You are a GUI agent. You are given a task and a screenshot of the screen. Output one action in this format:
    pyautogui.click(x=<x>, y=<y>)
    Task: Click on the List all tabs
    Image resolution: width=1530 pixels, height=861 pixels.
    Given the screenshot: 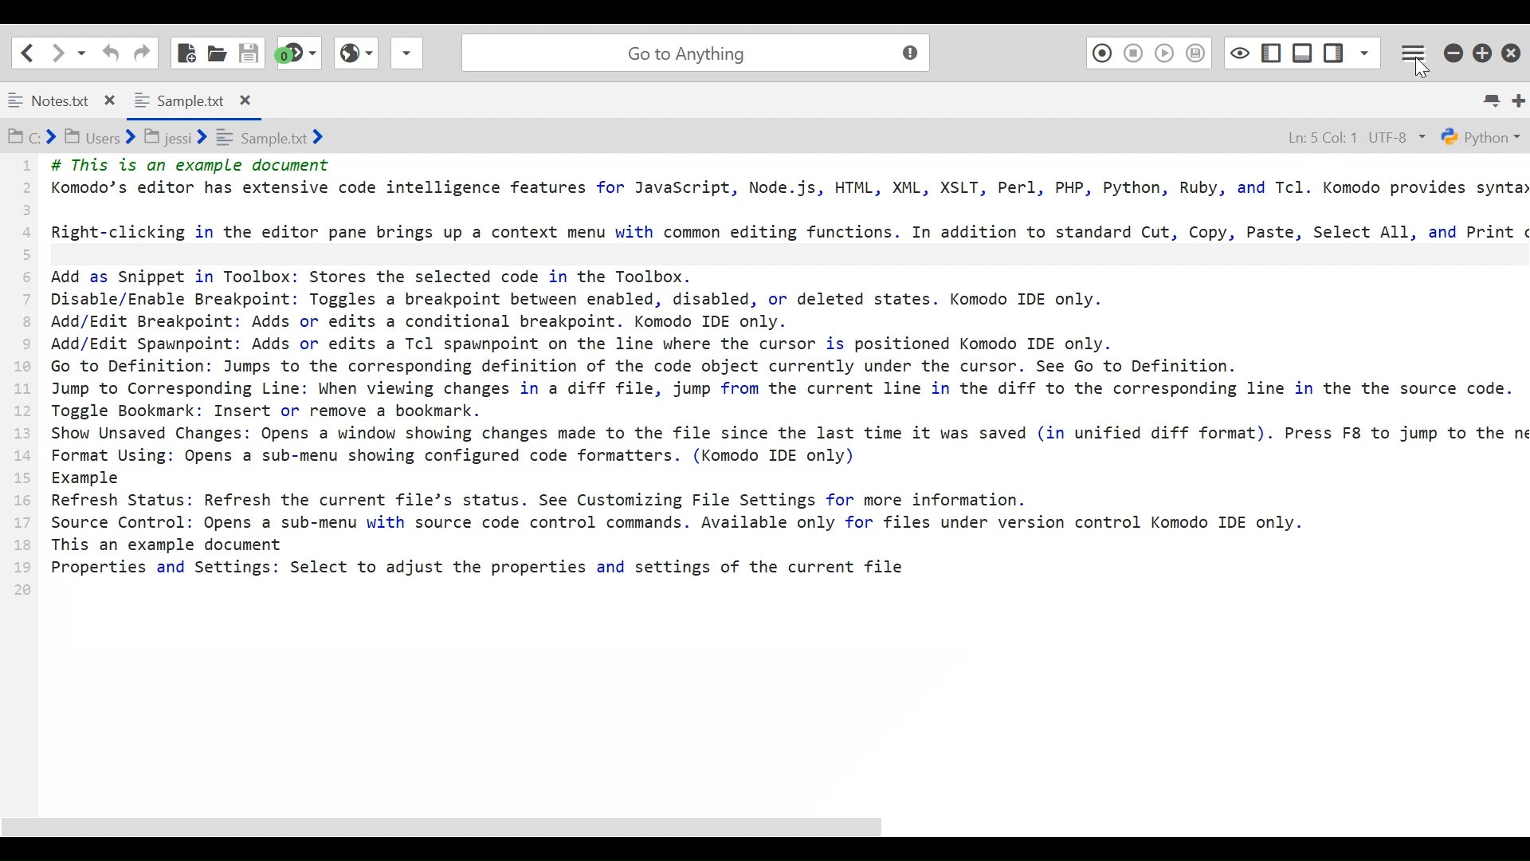 What is the action you would take?
    pyautogui.click(x=1490, y=97)
    